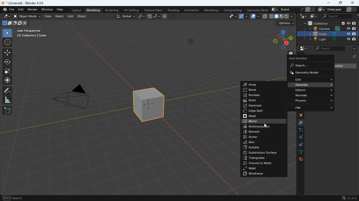  I want to click on more, so click(353, 49).